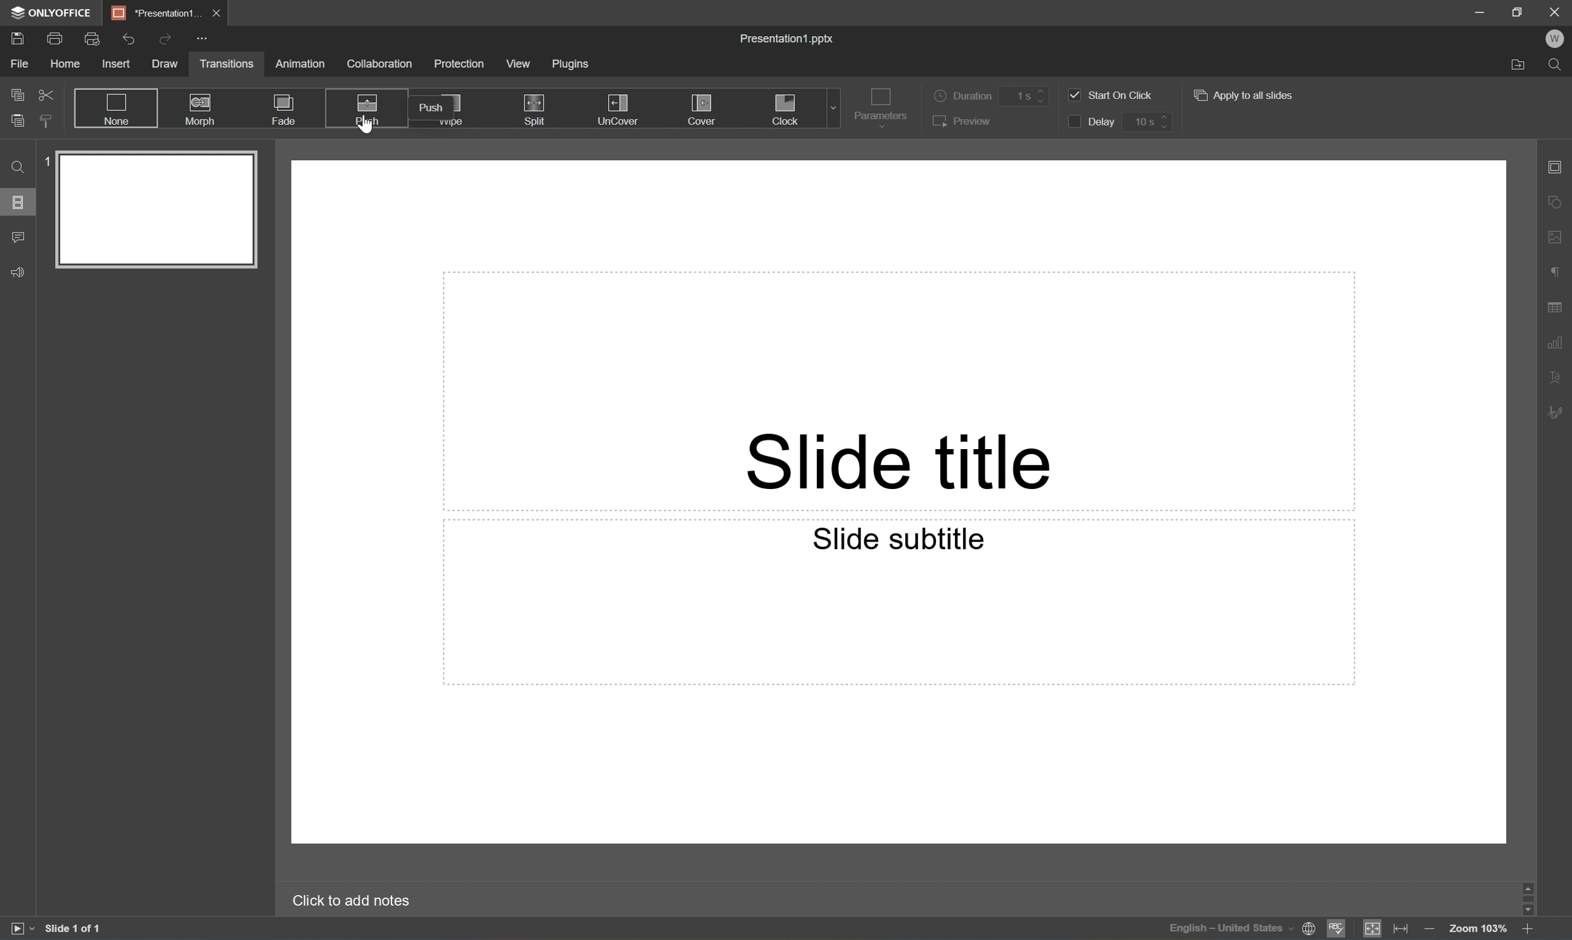 The image size is (1572, 940). Describe the element at coordinates (1429, 931) in the screenshot. I see `Zoom out` at that location.